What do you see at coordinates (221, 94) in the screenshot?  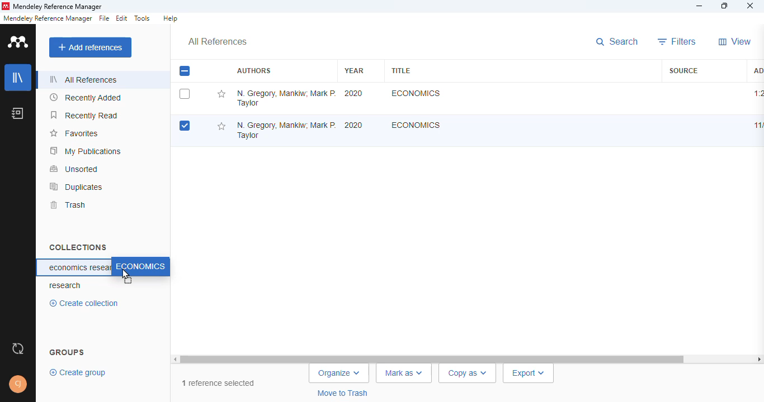 I see `add this reference to favorites` at bounding box center [221, 94].